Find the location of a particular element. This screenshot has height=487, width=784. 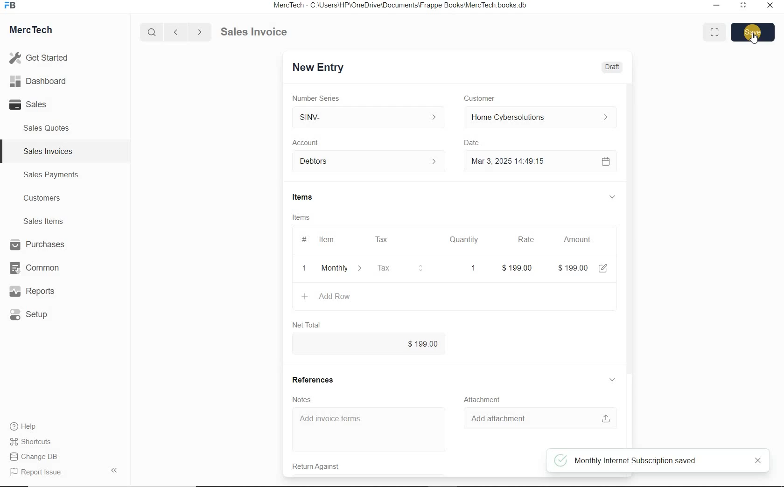

Common is located at coordinates (39, 267).